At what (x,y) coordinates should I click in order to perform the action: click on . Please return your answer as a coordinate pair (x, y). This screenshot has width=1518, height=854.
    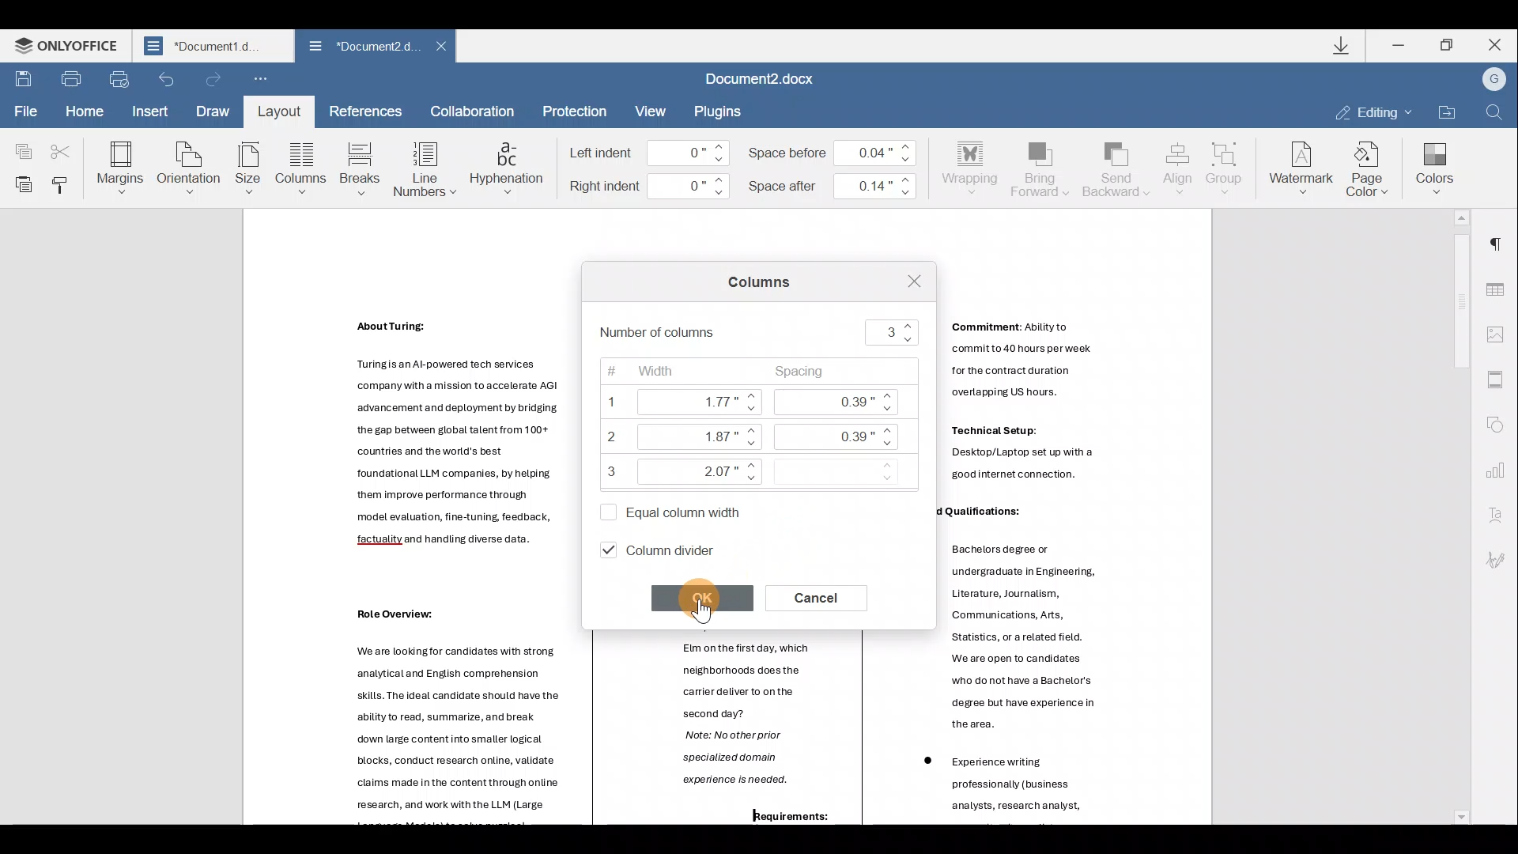
    Looking at the image, I should click on (1028, 633).